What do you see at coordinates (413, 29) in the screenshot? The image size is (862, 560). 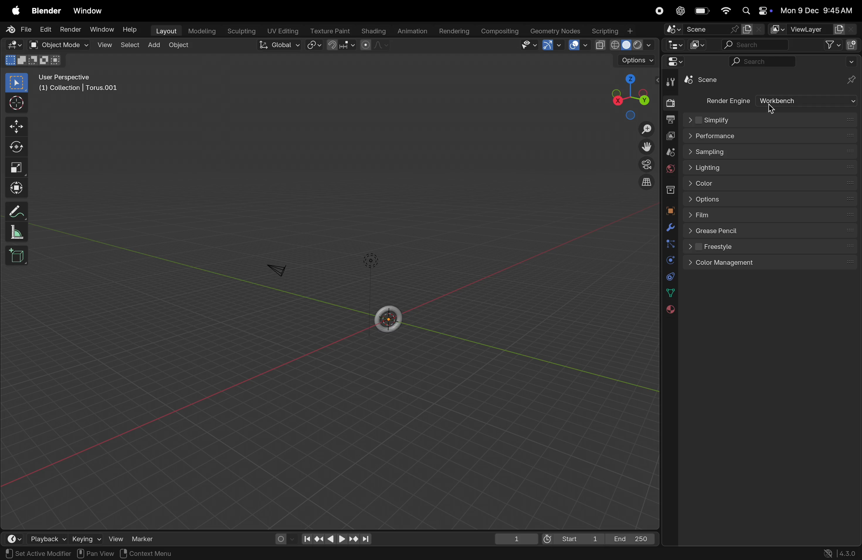 I see `animations` at bounding box center [413, 29].